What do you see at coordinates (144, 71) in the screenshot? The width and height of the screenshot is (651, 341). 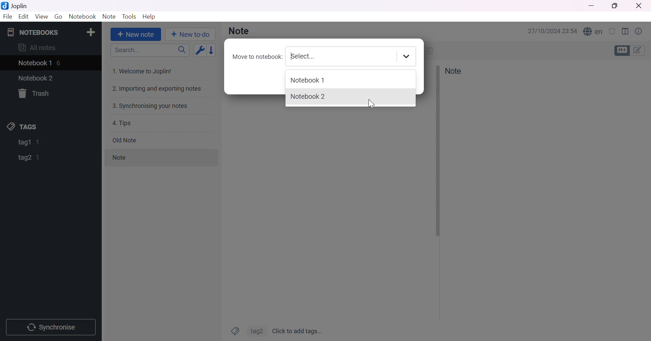 I see `1. Welcome to Joplin!` at bounding box center [144, 71].